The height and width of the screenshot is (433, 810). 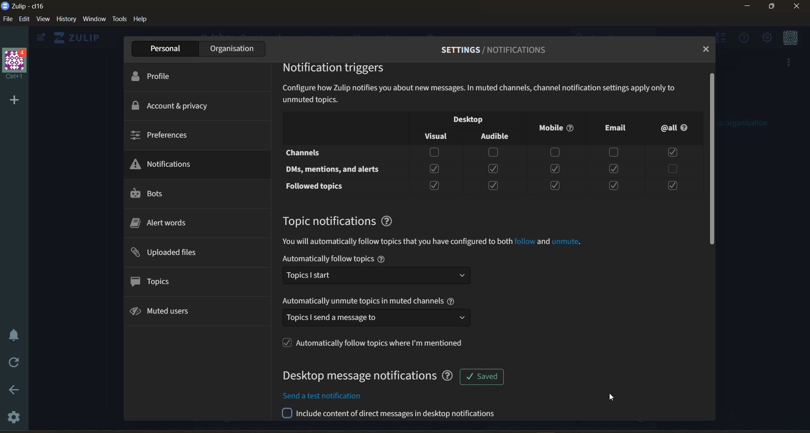 I want to click on Channels, so click(x=308, y=153).